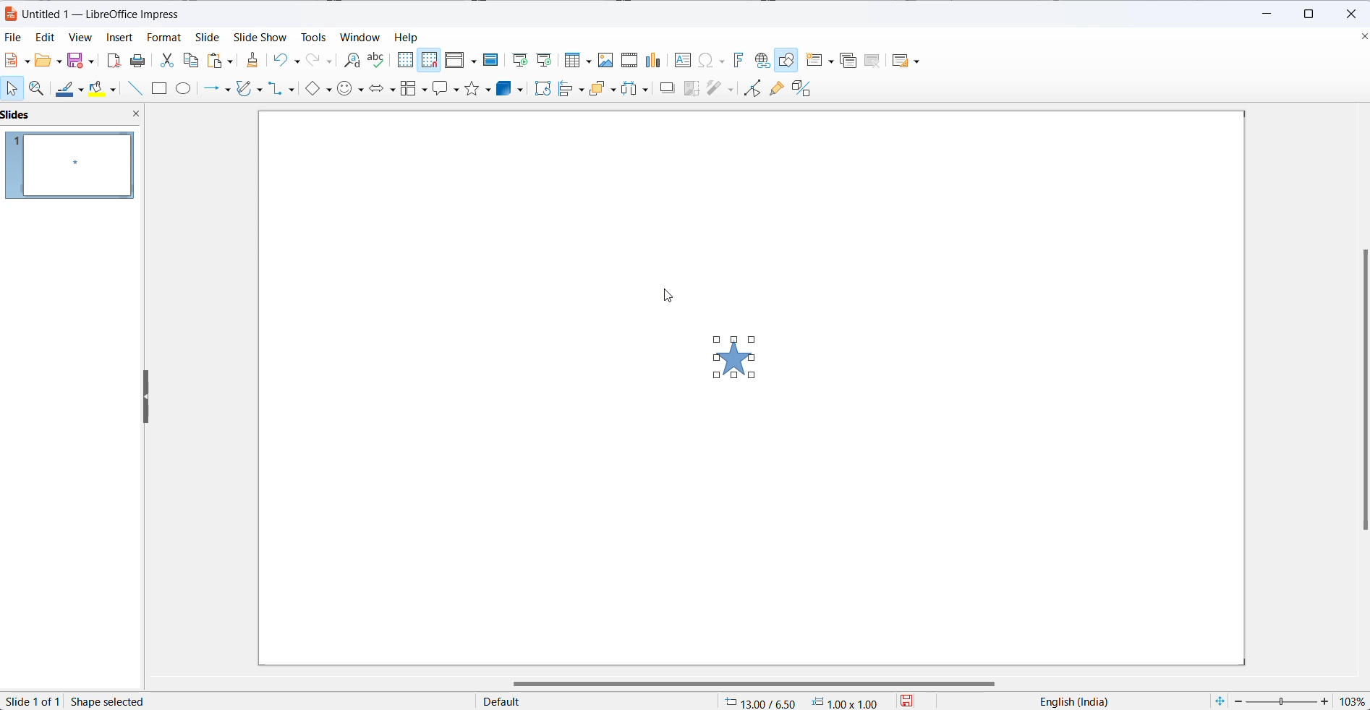 The image size is (1370, 710). I want to click on block arrows, so click(381, 88).